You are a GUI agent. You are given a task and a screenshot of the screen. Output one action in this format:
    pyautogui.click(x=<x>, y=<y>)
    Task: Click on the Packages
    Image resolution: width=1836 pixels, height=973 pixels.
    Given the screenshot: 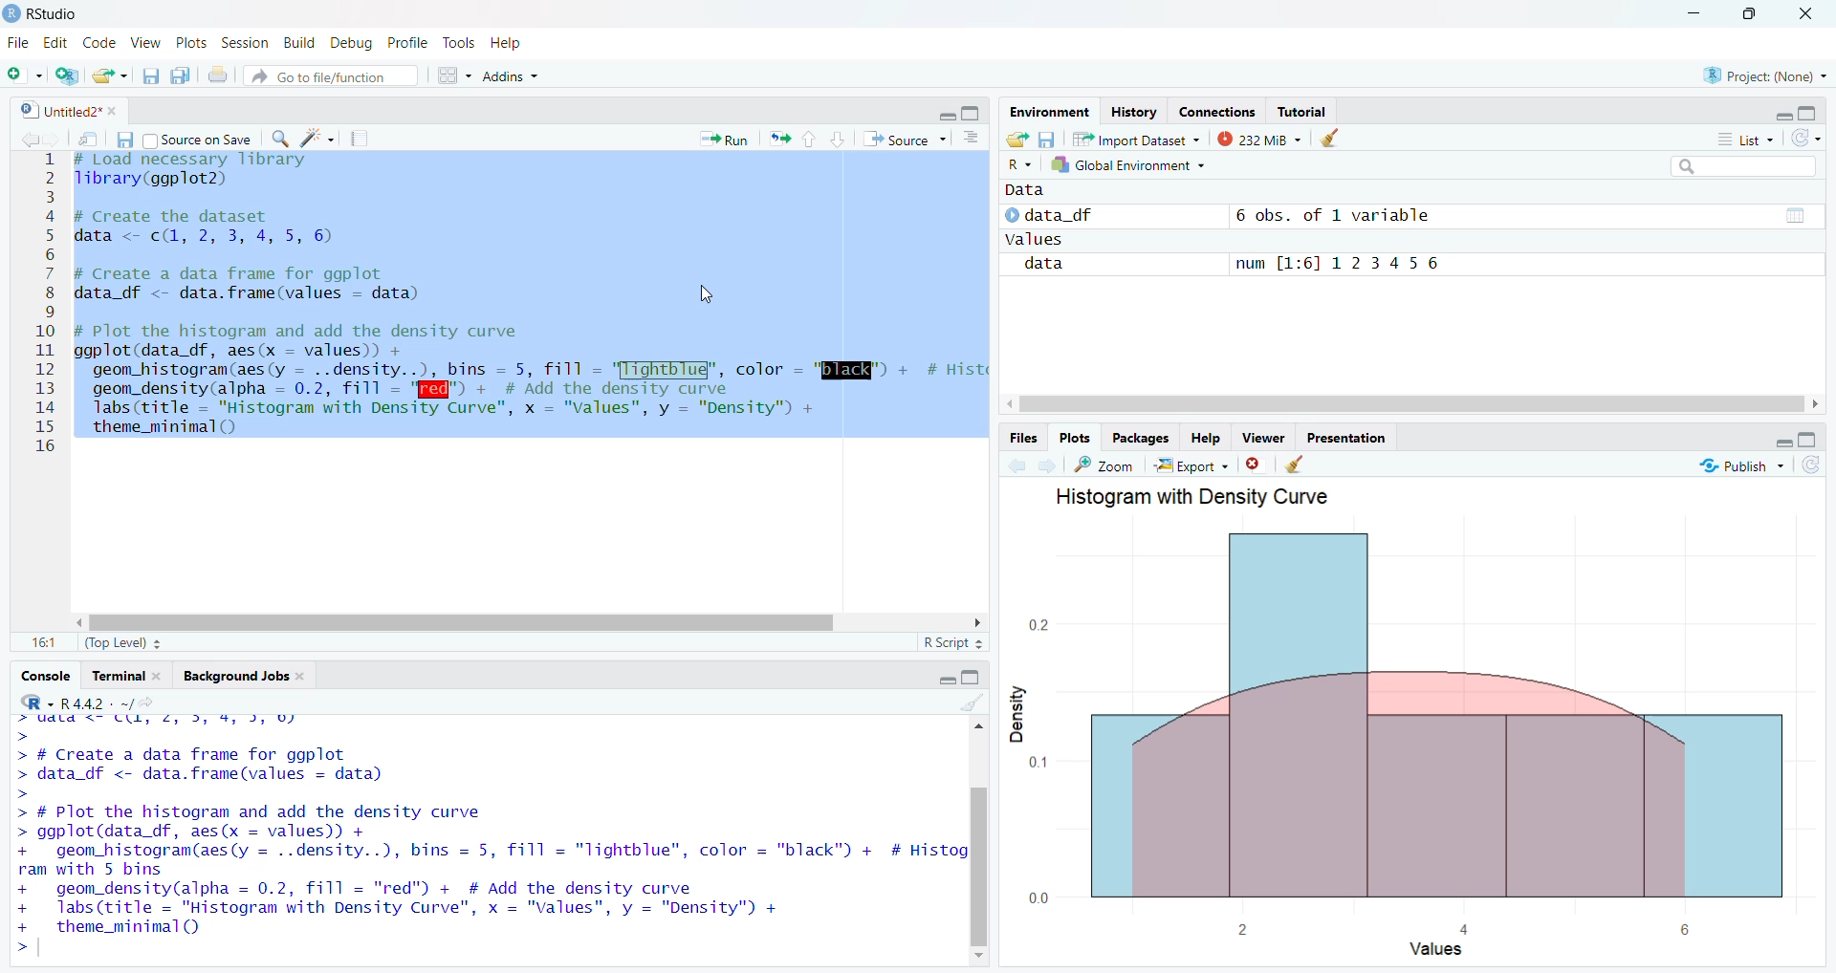 What is the action you would take?
    pyautogui.click(x=1144, y=438)
    